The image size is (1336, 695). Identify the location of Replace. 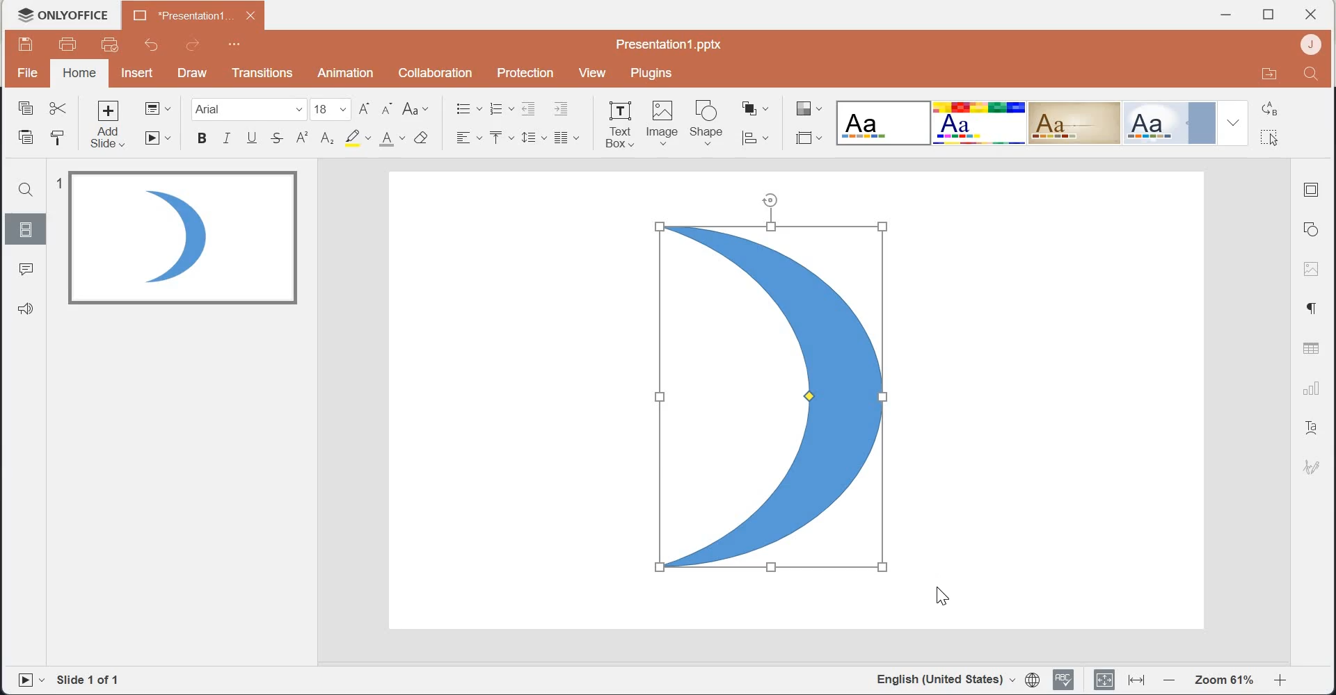
(1273, 107).